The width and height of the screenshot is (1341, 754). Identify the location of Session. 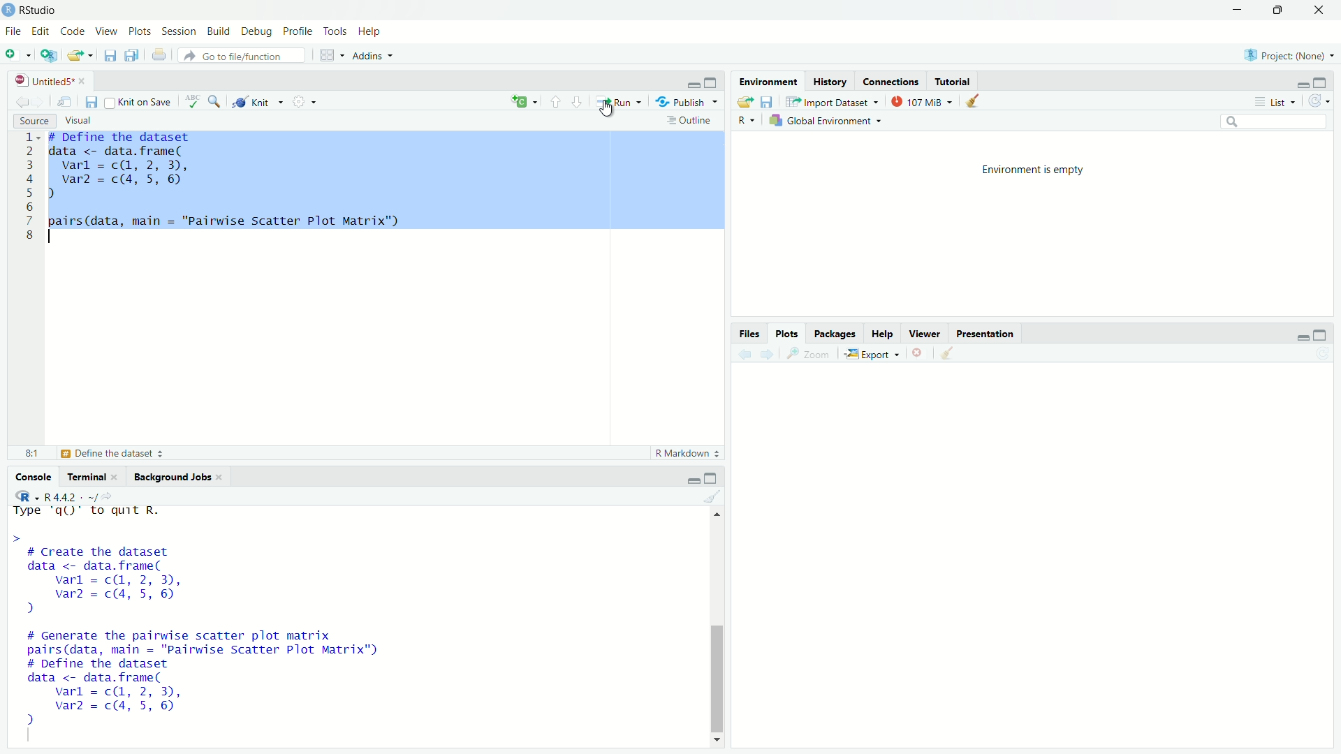
(179, 31).